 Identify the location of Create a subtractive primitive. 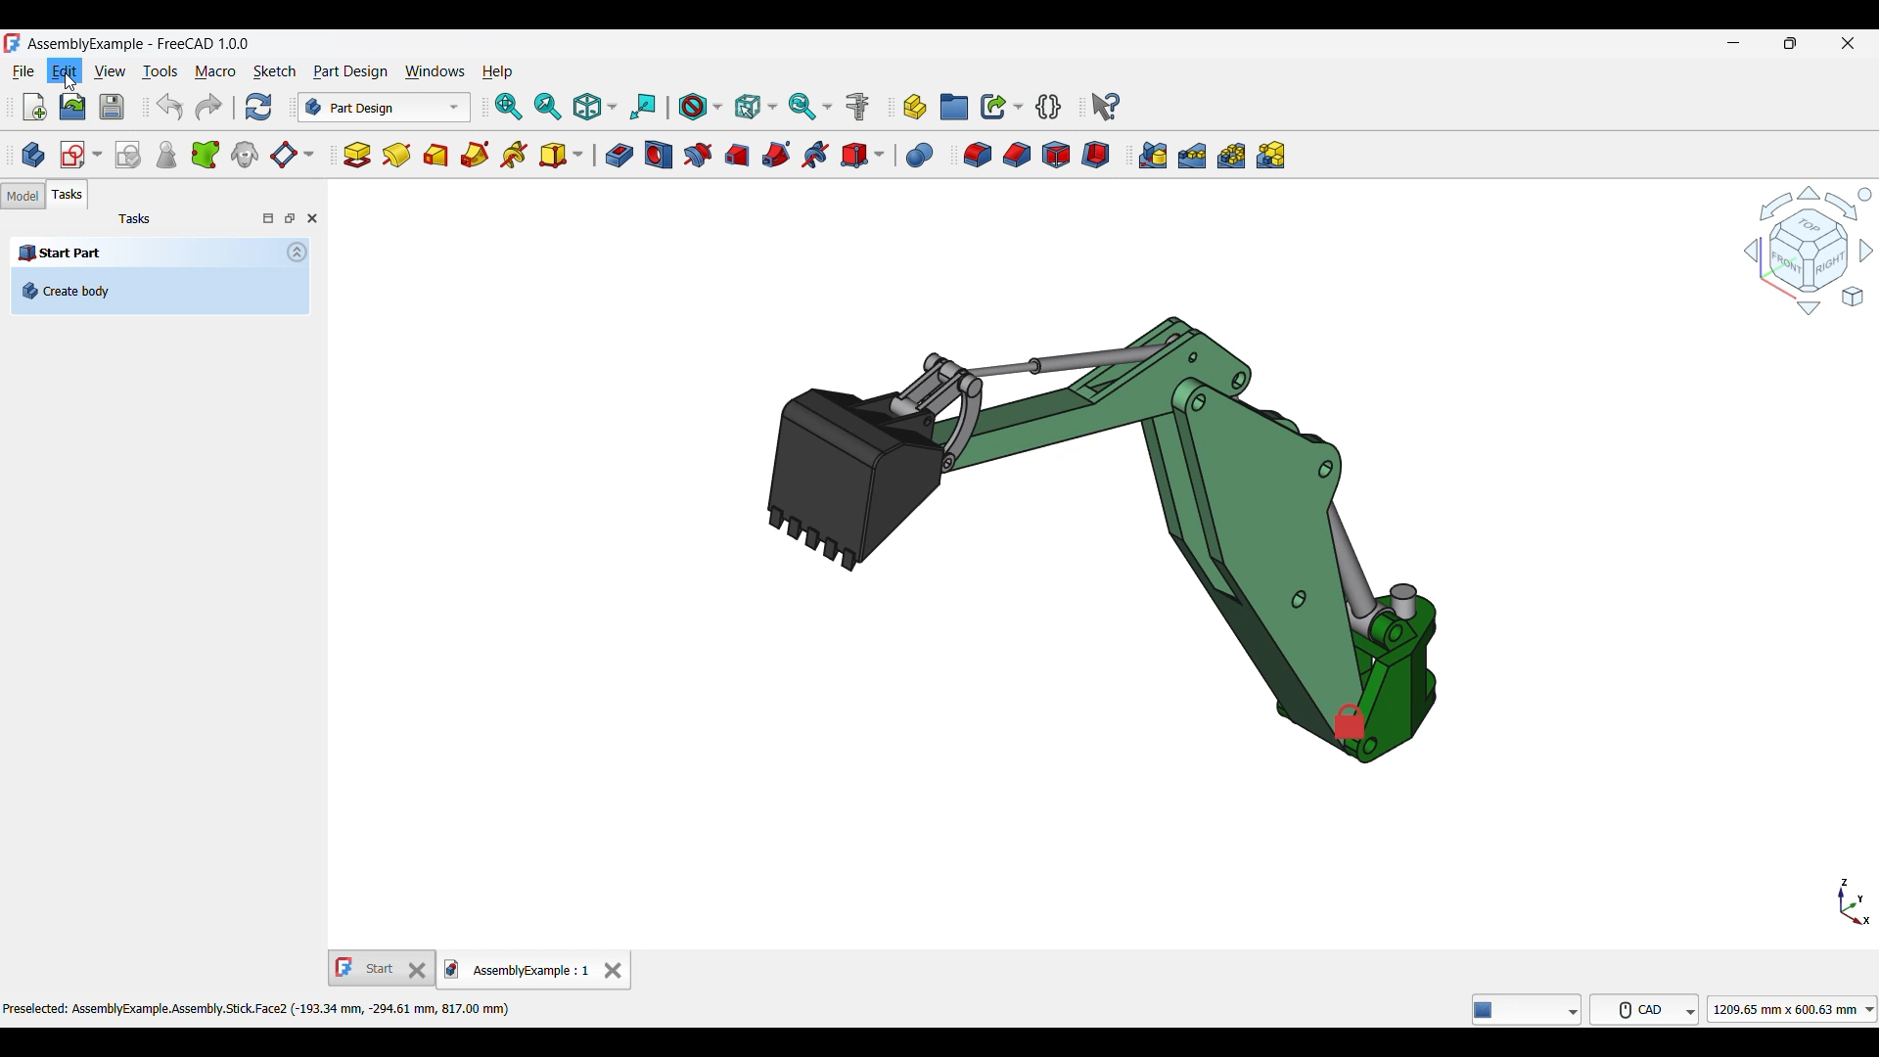
(862, 156).